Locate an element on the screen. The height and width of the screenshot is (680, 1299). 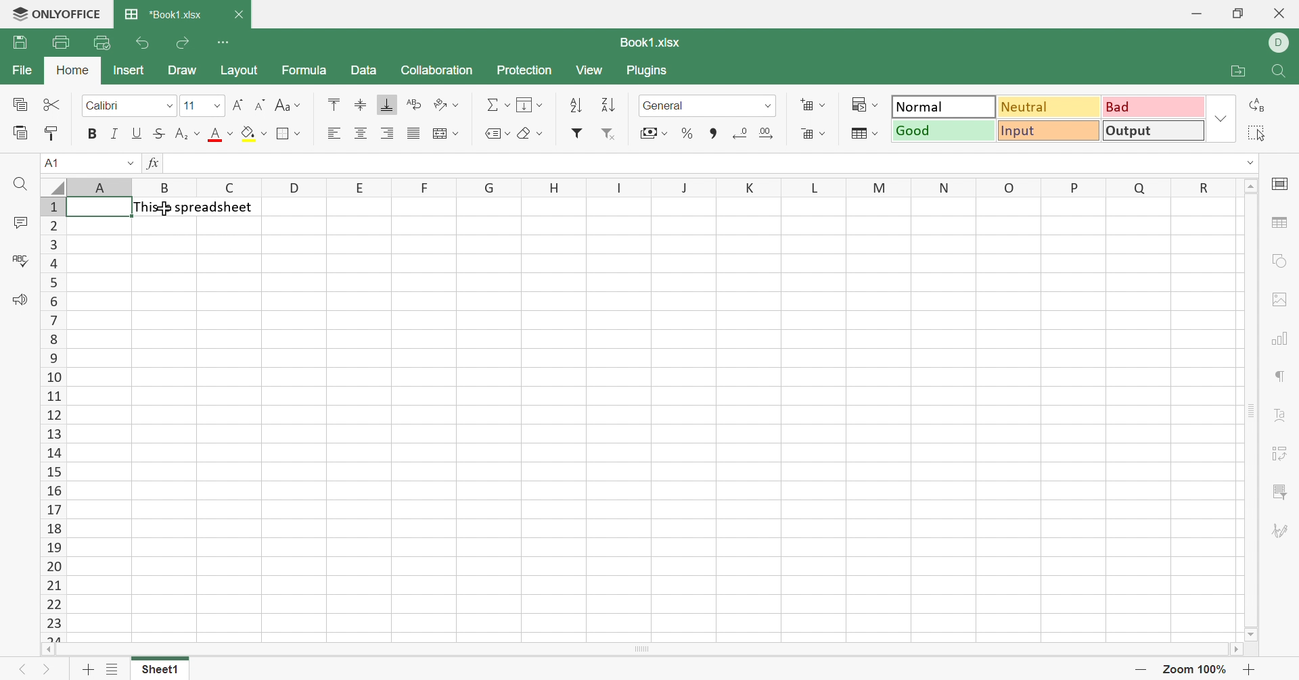
Zoom 100% is located at coordinates (1193, 669).